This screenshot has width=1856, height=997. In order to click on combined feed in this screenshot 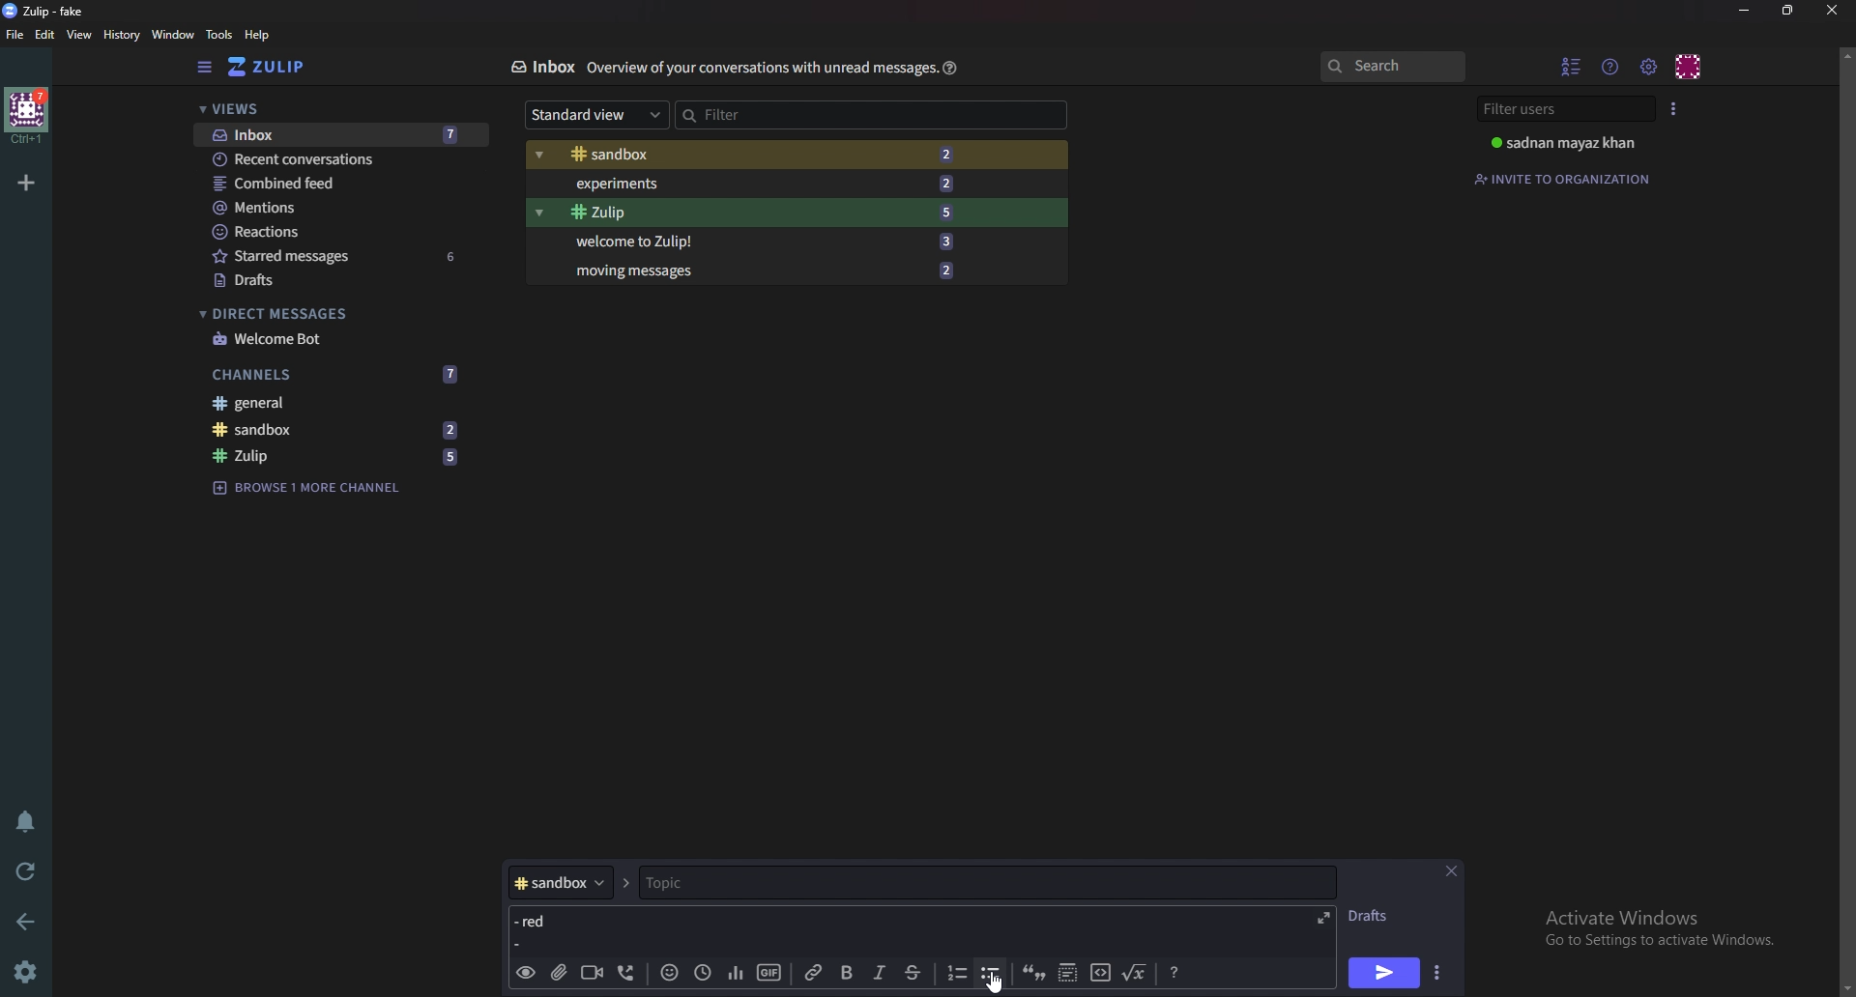, I will do `click(340, 184)`.